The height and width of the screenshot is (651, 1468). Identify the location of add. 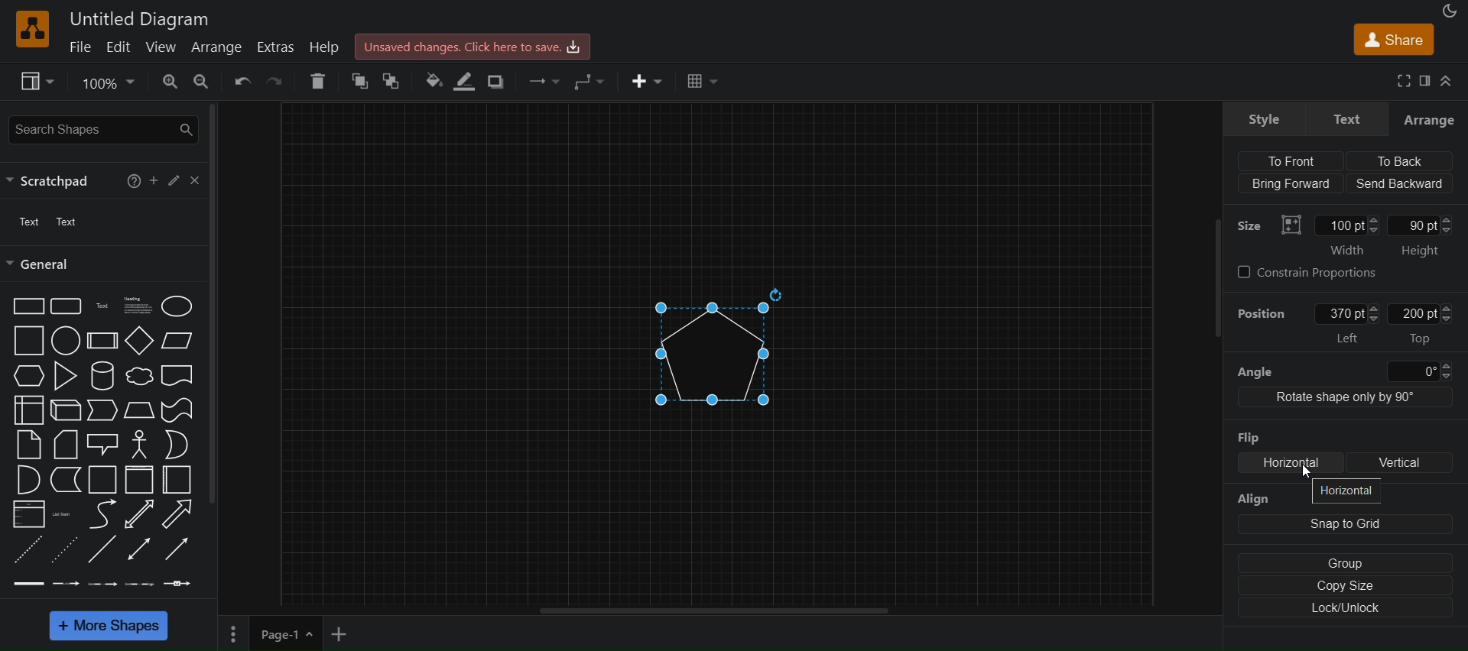
(154, 180).